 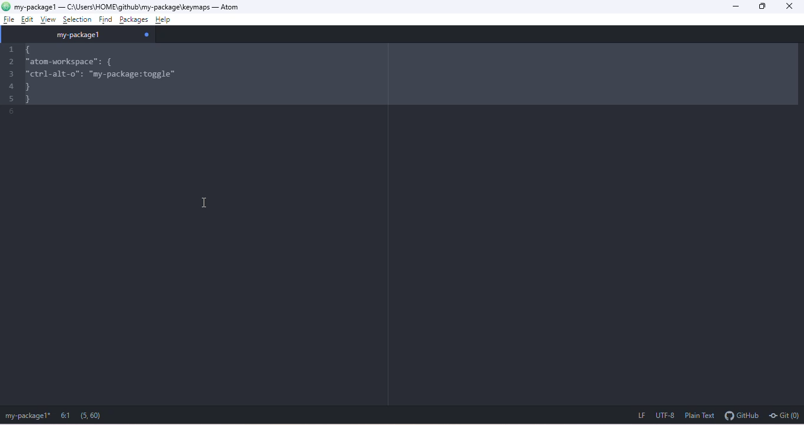 What do you see at coordinates (168, 18) in the screenshot?
I see `help` at bounding box center [168, 18].